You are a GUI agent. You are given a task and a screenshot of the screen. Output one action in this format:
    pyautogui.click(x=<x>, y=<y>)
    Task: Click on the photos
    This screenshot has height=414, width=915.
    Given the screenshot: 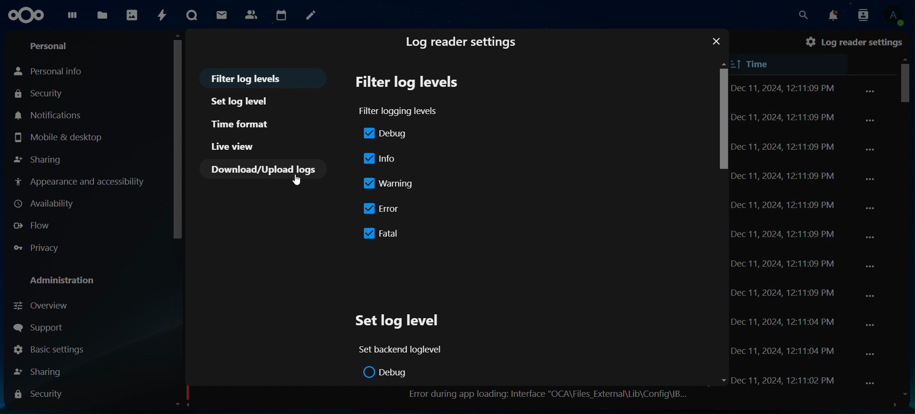 What is the action you would take?
    pyautogui.click(x=131, y=16)
    